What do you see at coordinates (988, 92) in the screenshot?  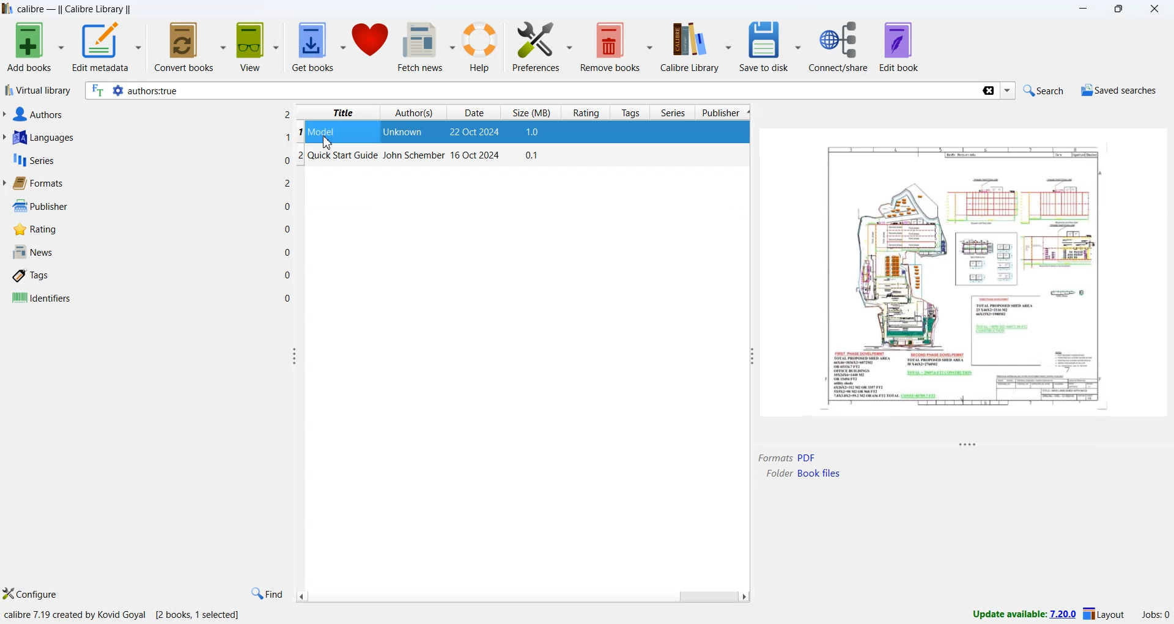 I see `clear search` at bounding box center [988, 92].